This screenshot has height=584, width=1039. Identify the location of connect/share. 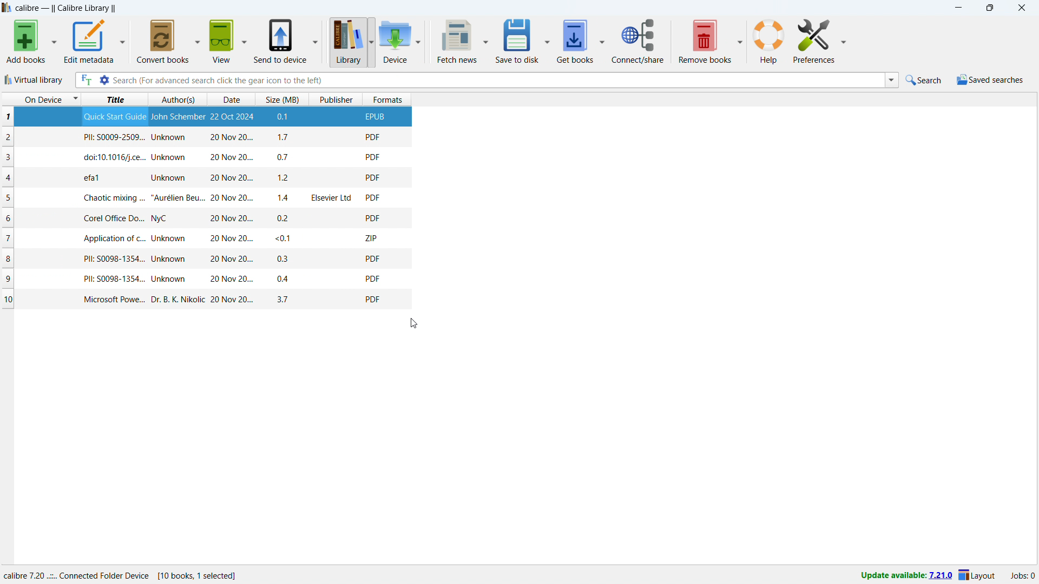
(639, 41).